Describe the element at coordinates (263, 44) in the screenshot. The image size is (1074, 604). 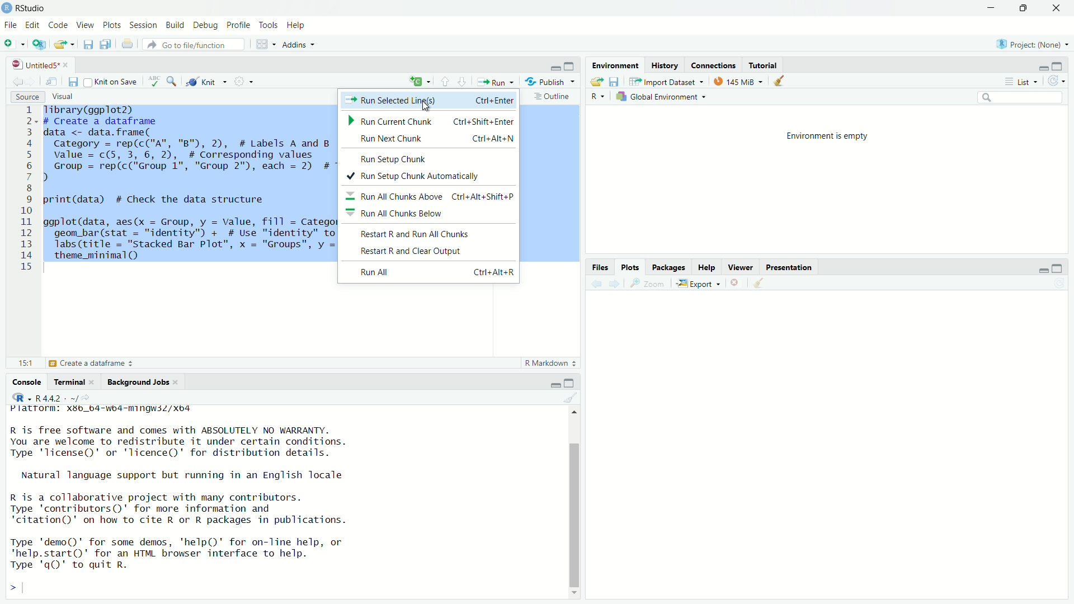
I see `Workspace panes` at that location.